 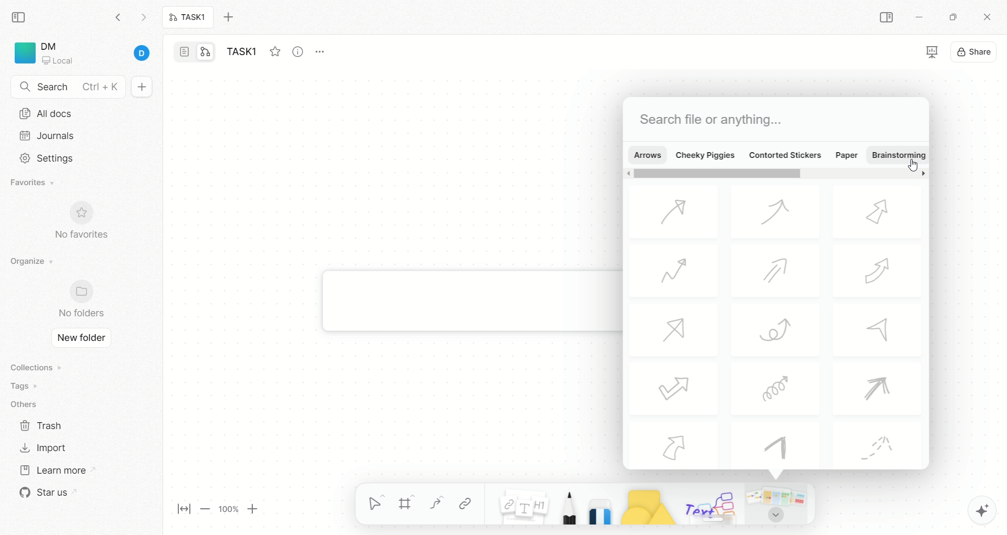 I want to click on all docs, so click(x=46, y=113).